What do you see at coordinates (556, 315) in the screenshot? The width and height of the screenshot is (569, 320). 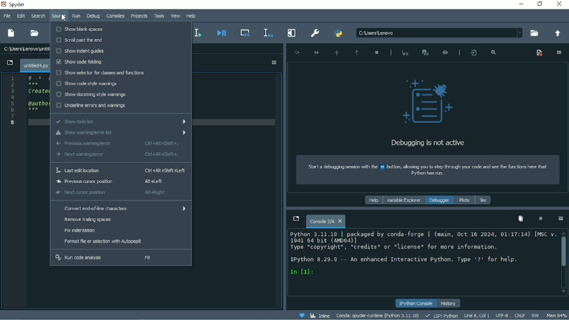 I see `Mem` at bounding box center [556, 315].